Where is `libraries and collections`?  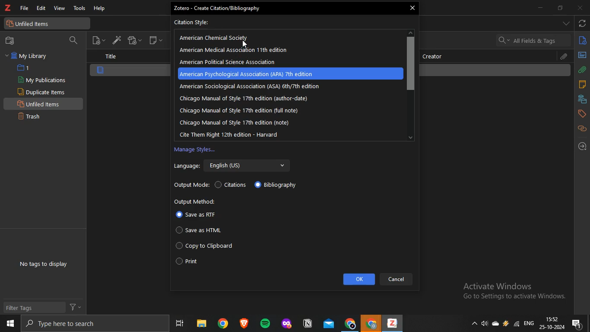 libraries and collections is located at coordinates (582, 99).